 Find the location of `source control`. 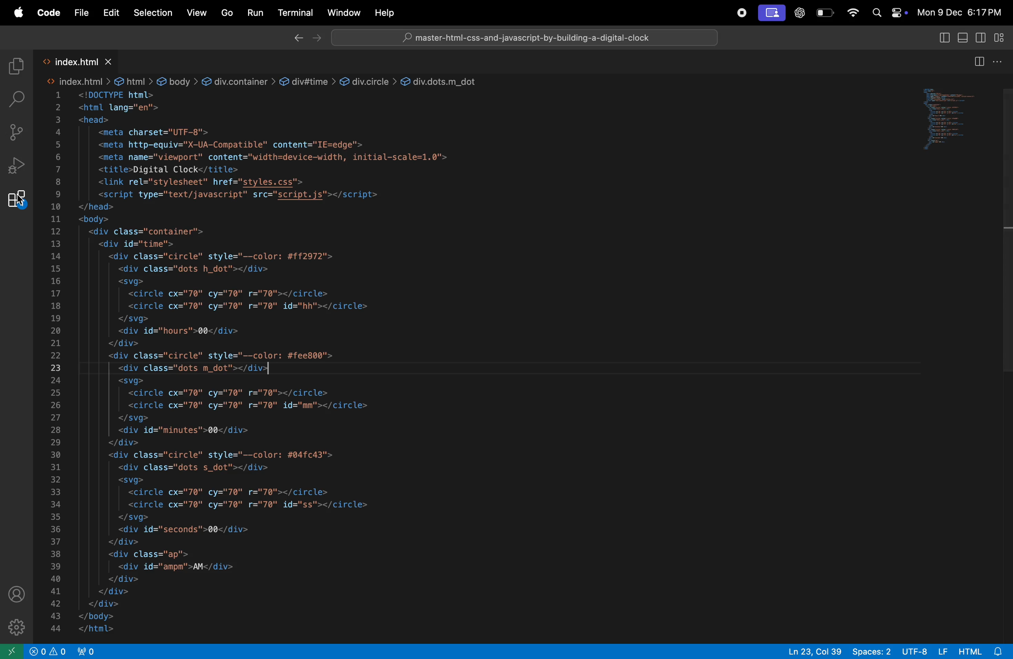

source control is located at coordinates (16, 132).